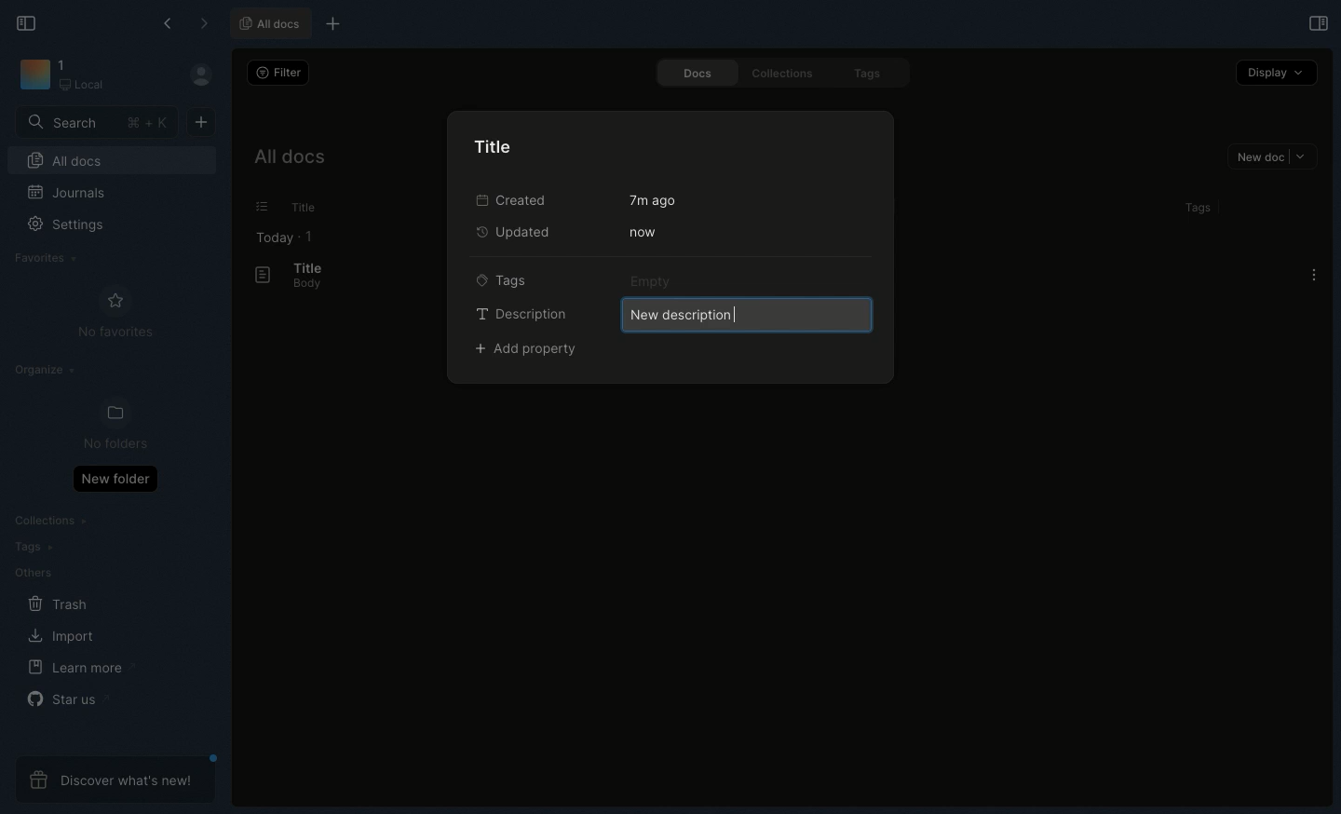  I want to click on Now, so click(641, 232).